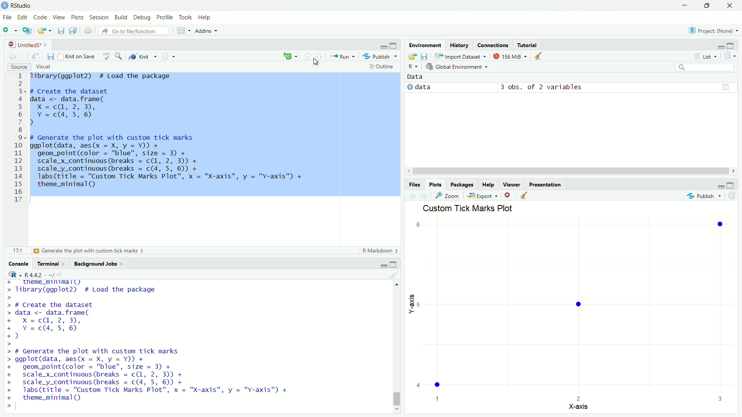 The height and width of the screenshot is (417, 742). What do you see at coordinates (383, 67) in the screenshot?
I see `outline` at bounding box center [383, 67].